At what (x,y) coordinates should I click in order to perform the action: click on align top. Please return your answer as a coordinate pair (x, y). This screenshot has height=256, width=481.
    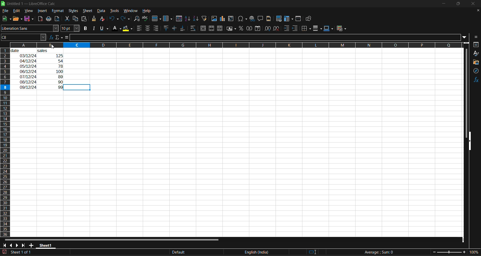
    Looking at the image, I should click on (166, 28).